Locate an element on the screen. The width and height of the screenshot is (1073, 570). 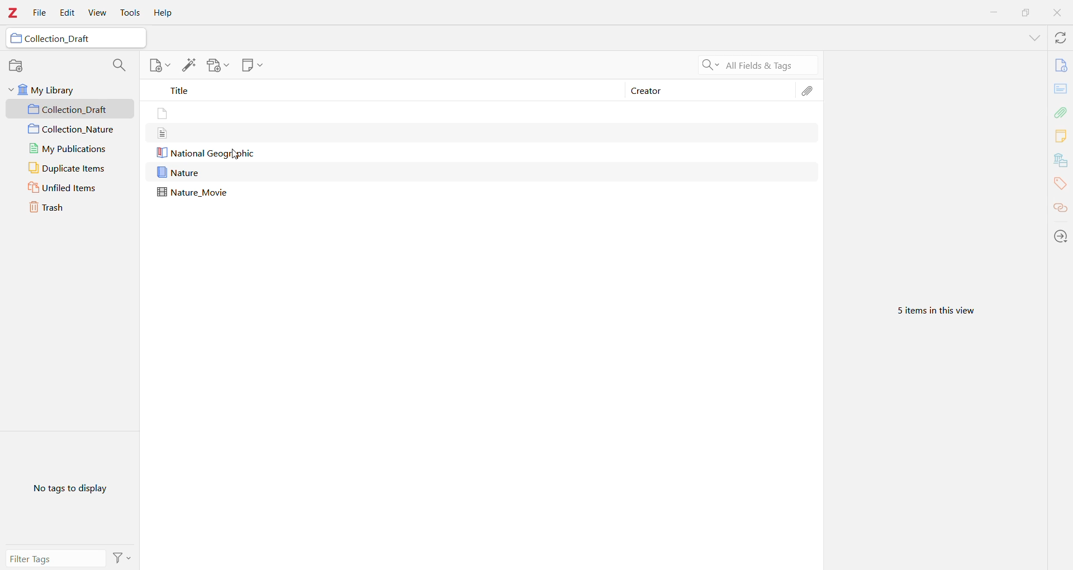
Close is located at coordinates (1057, 13).